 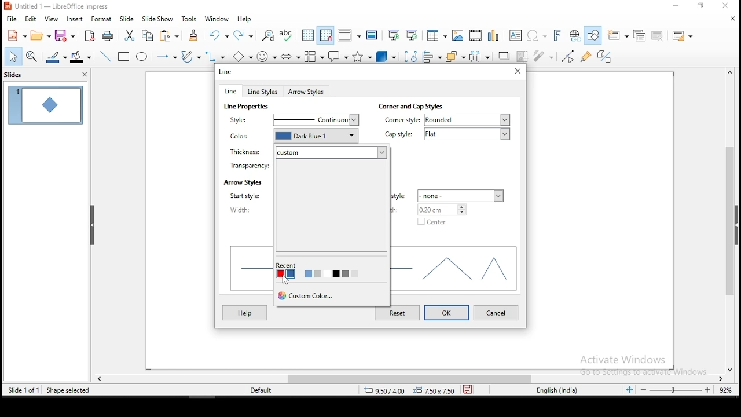 I want to click on text box, so click(x=517, y=35).